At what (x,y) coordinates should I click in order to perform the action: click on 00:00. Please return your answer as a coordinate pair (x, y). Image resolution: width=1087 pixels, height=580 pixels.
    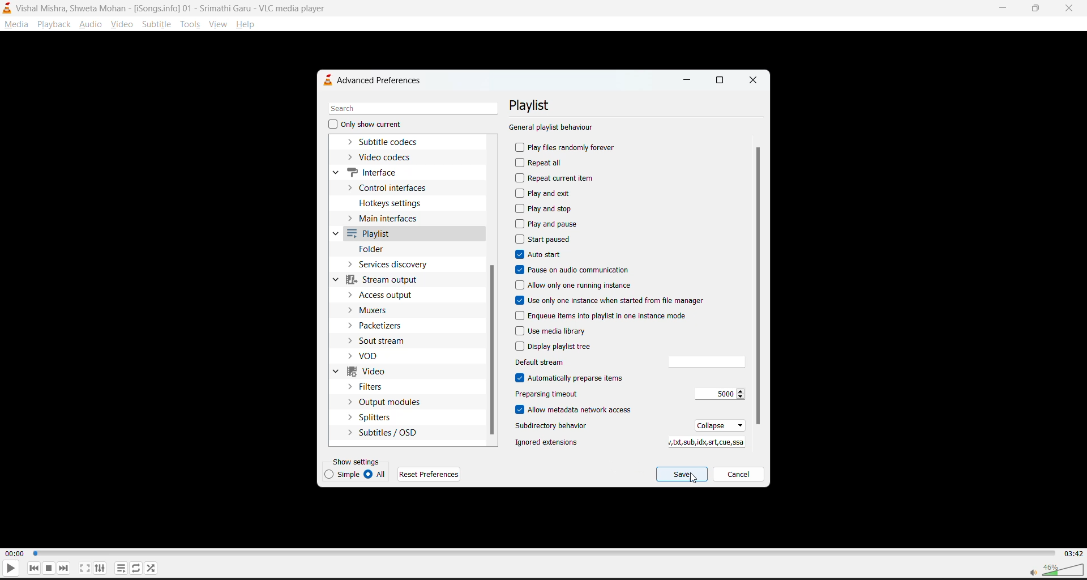
    Looking at the image, I should click on (13, 552).